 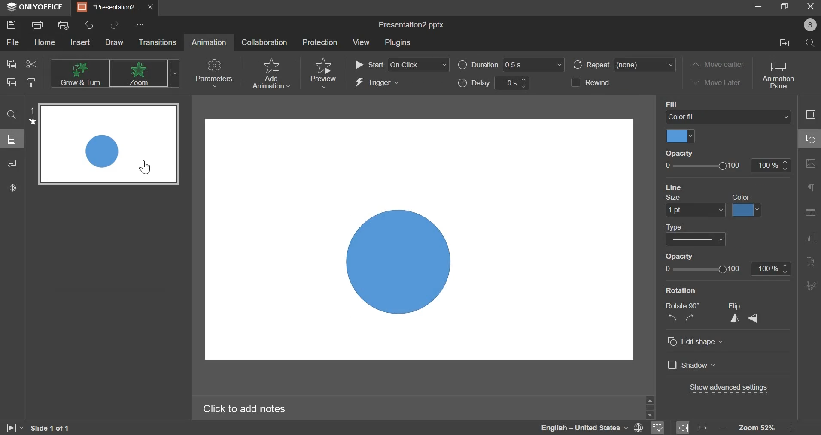 I want to click on cut, so click(x=31, y=64).